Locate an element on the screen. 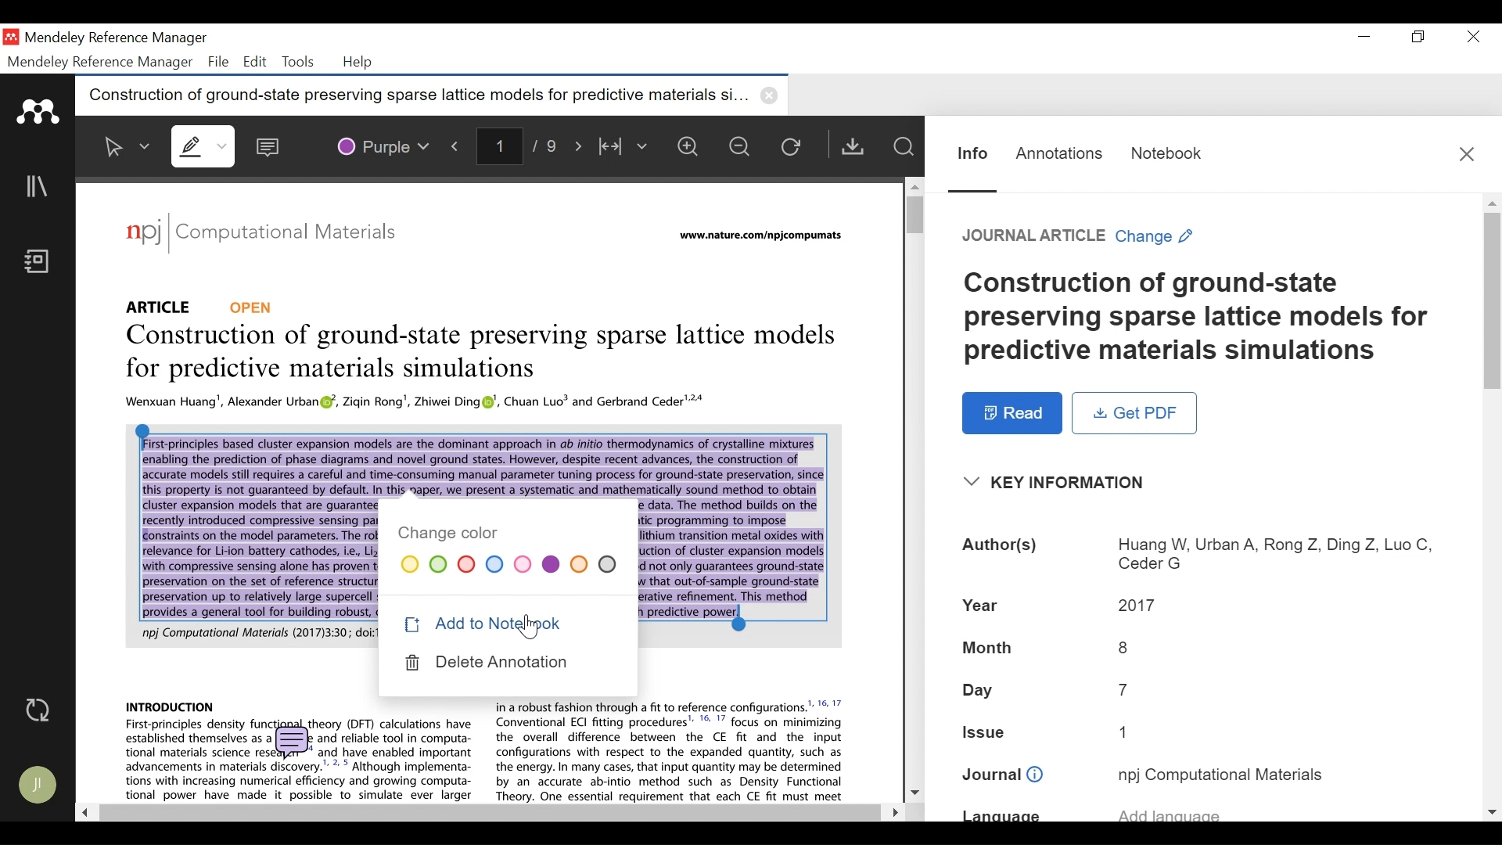 The height and width of the screenshot is (845, 1502). Find in Files is located at coordinates (903, 146).